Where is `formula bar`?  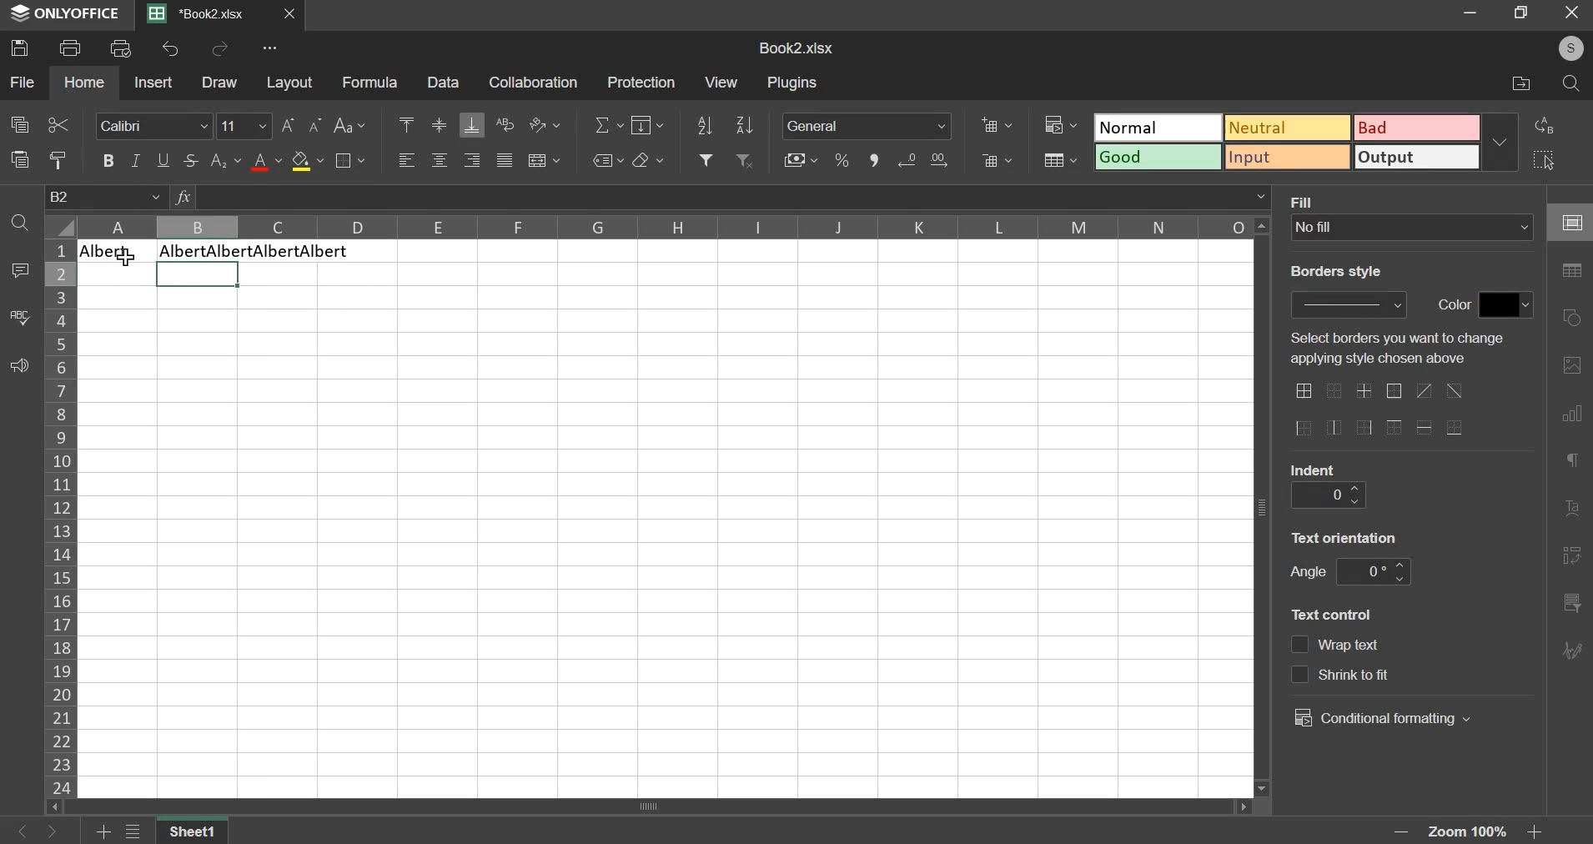 formula bar is located at coordinates (736, 198).